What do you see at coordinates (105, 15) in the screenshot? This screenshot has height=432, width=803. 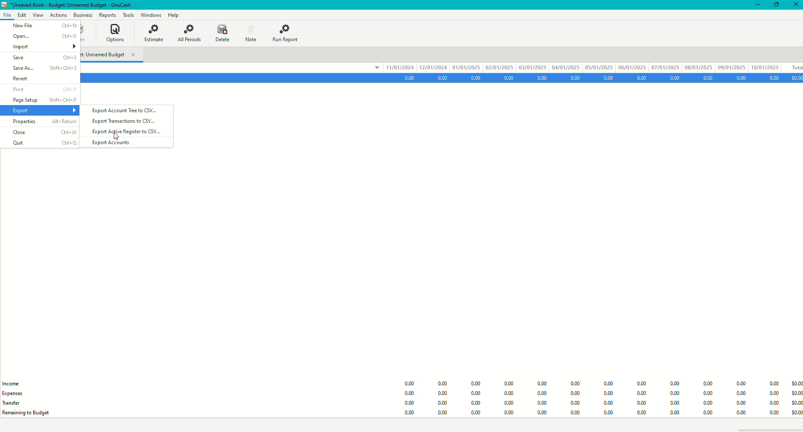 I see `Reports` at bounding box center [105, 15].